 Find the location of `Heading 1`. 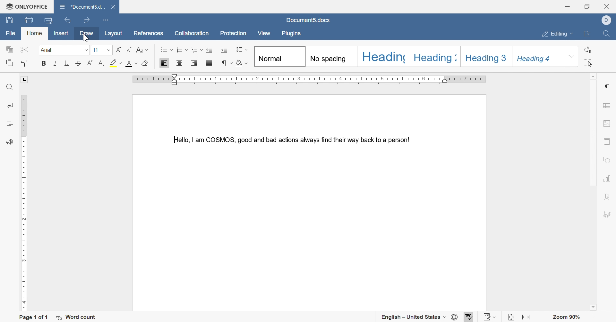

Heading 1 is located at coordinates (384, 56).